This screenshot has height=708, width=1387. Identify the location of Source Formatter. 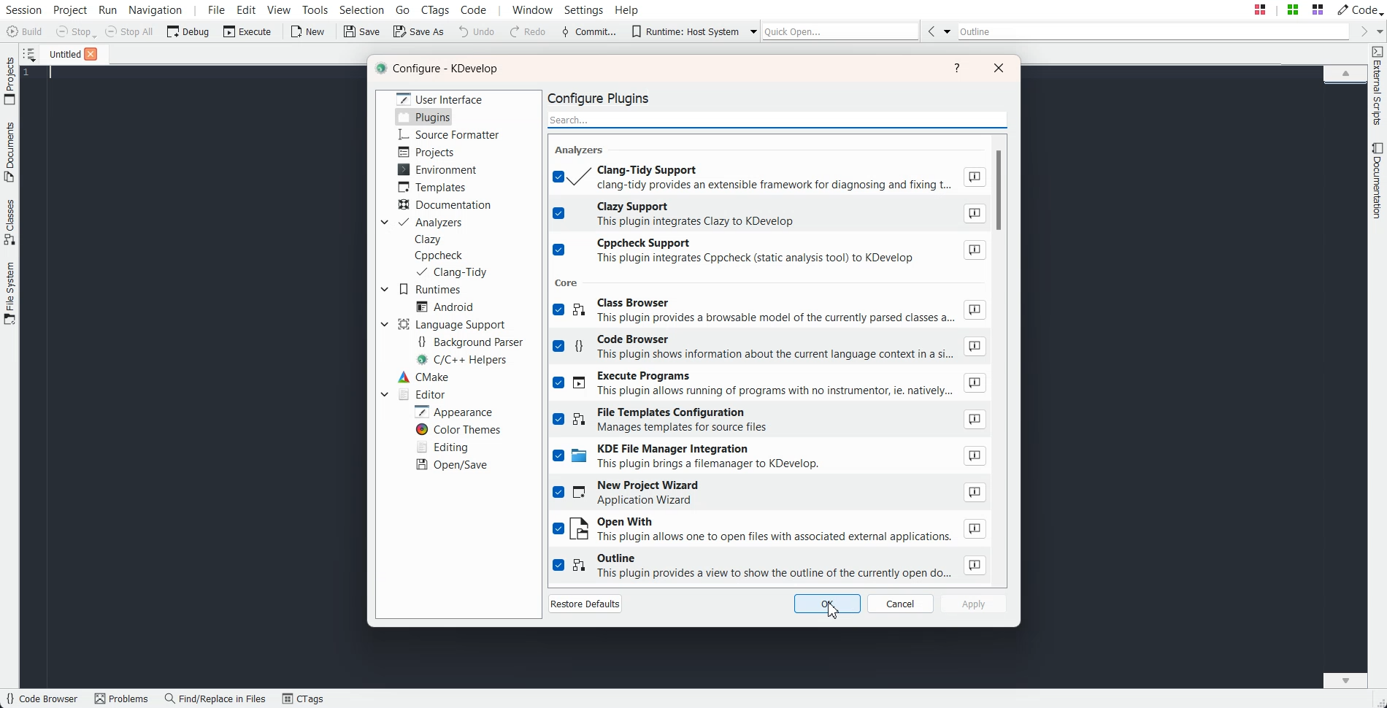
(447, 135).